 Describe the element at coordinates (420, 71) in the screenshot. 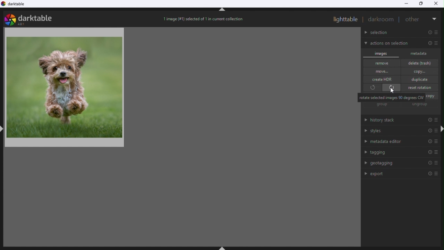

I see `copy` at that location.